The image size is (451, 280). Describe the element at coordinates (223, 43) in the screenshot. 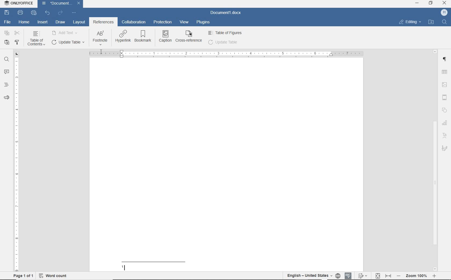

I see `update table` at that location.